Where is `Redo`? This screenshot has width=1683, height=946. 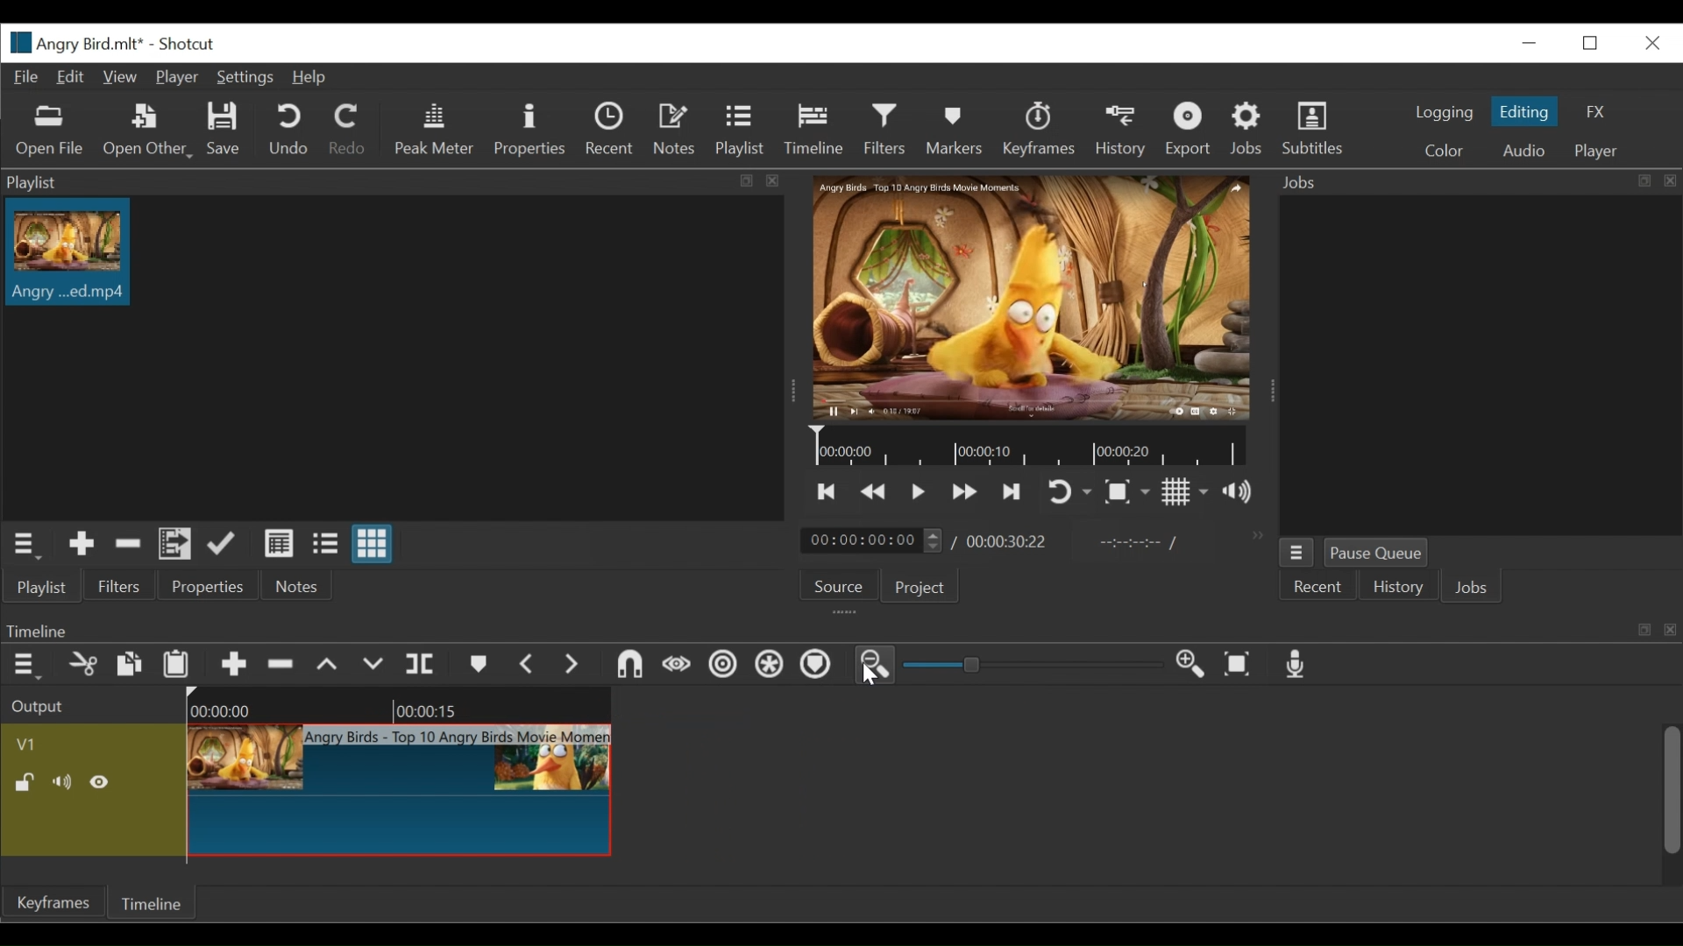 Redo is located at coordinates (348, 130).